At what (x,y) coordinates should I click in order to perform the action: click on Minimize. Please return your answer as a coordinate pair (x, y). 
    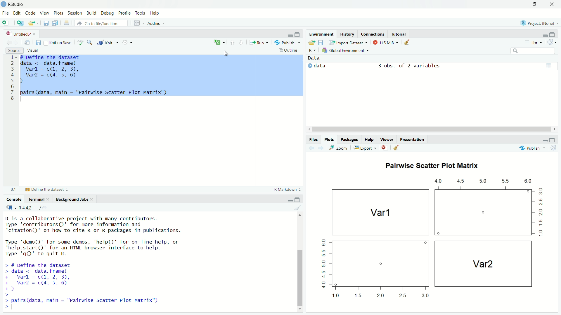
    Looking at the image, I should click on (290, 200).